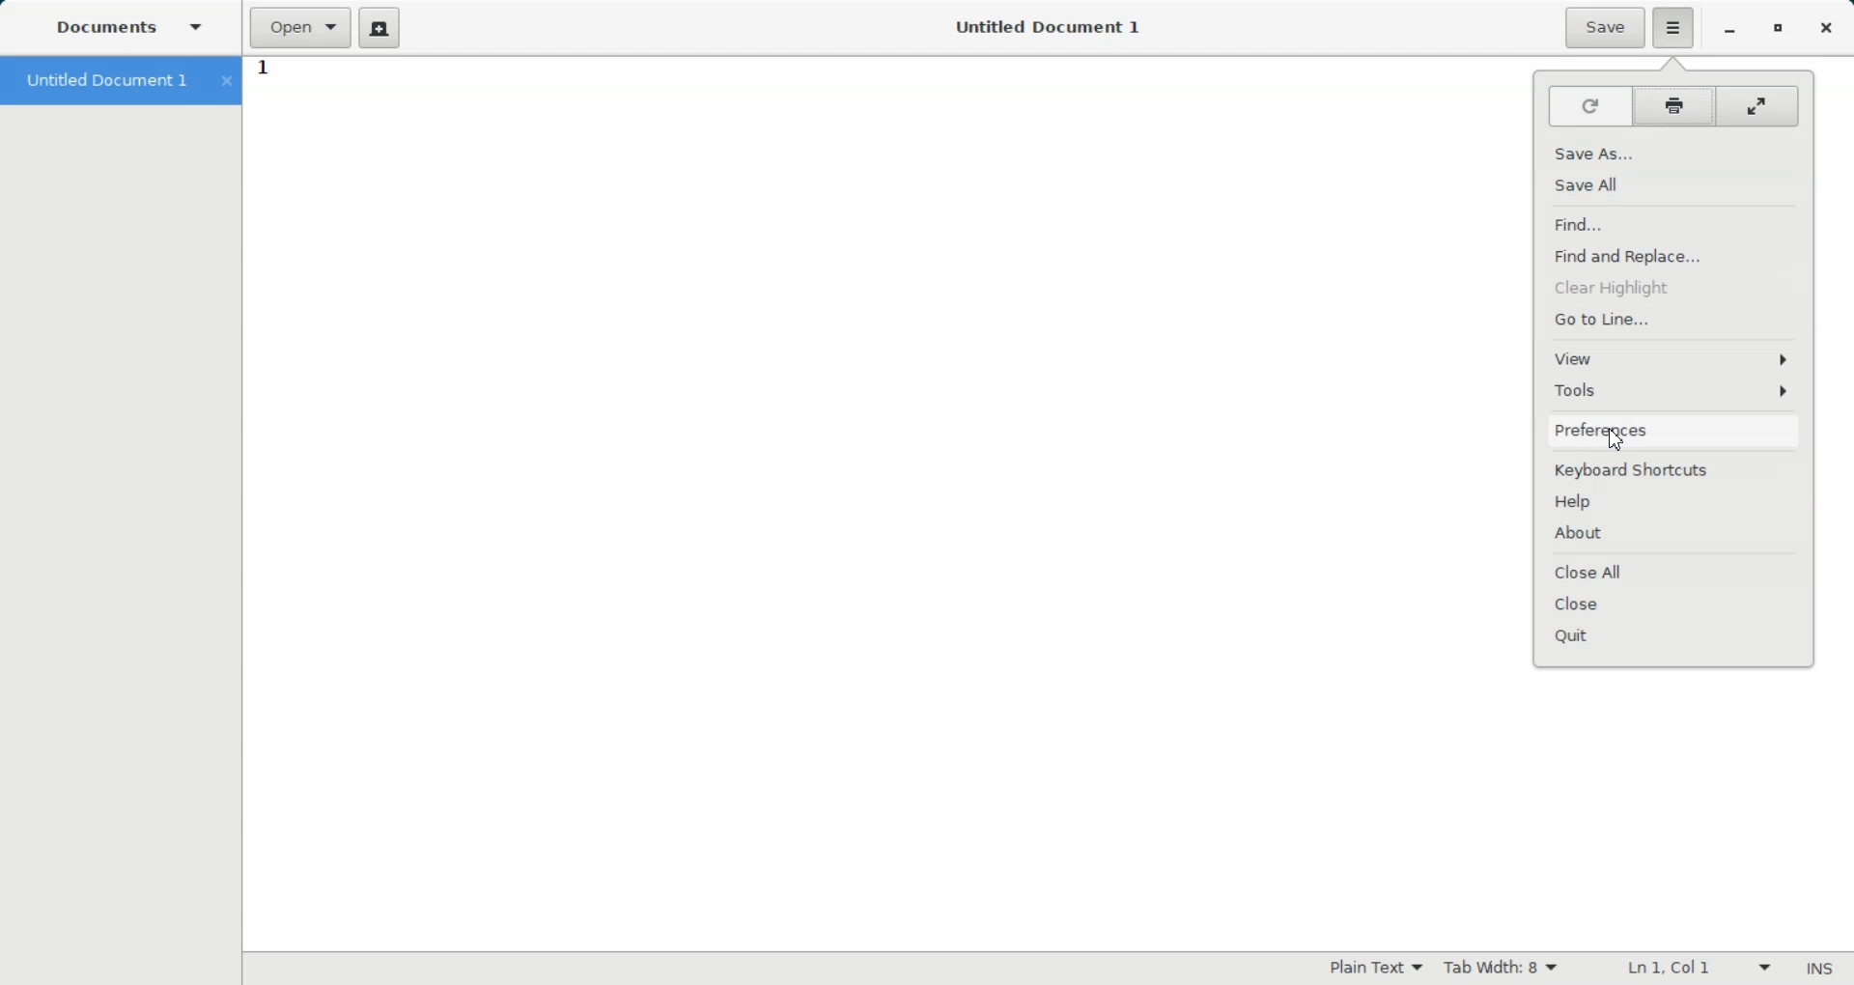 This screenshot has width=1854, height=985. Describe the element at coordinates (1675, 469) in the screenshot. I see `Keyboard shortcuts` at that location.